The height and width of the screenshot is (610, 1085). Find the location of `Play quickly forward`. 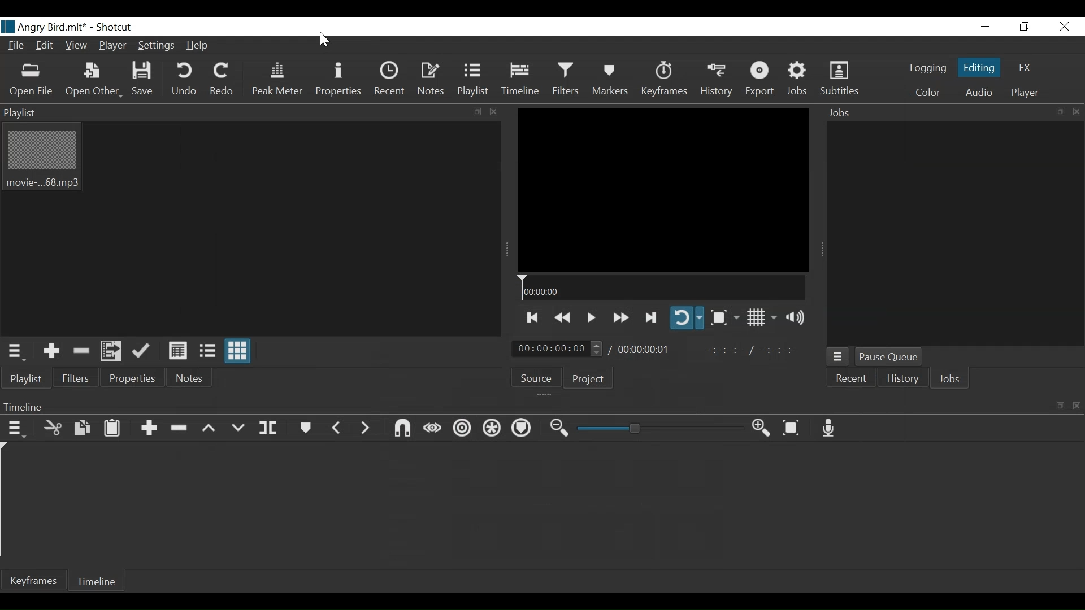

Play quickly forward is located at coordinates (619, 317).